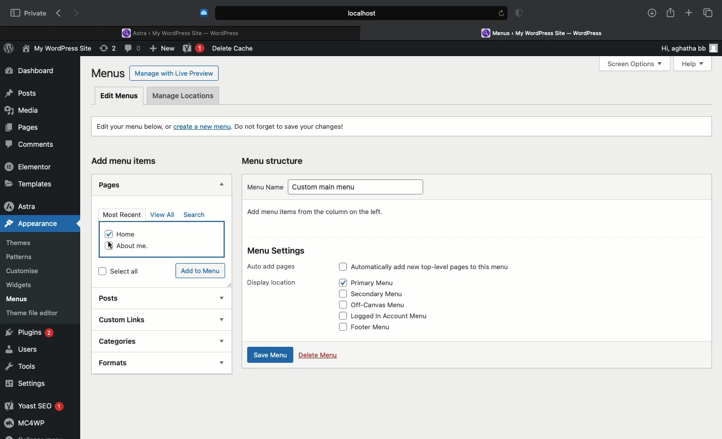 This screenshot has width=722, height=439. Describe the element at coordinates (30, 166) in the screenshot. I see `Elementor` at that location.